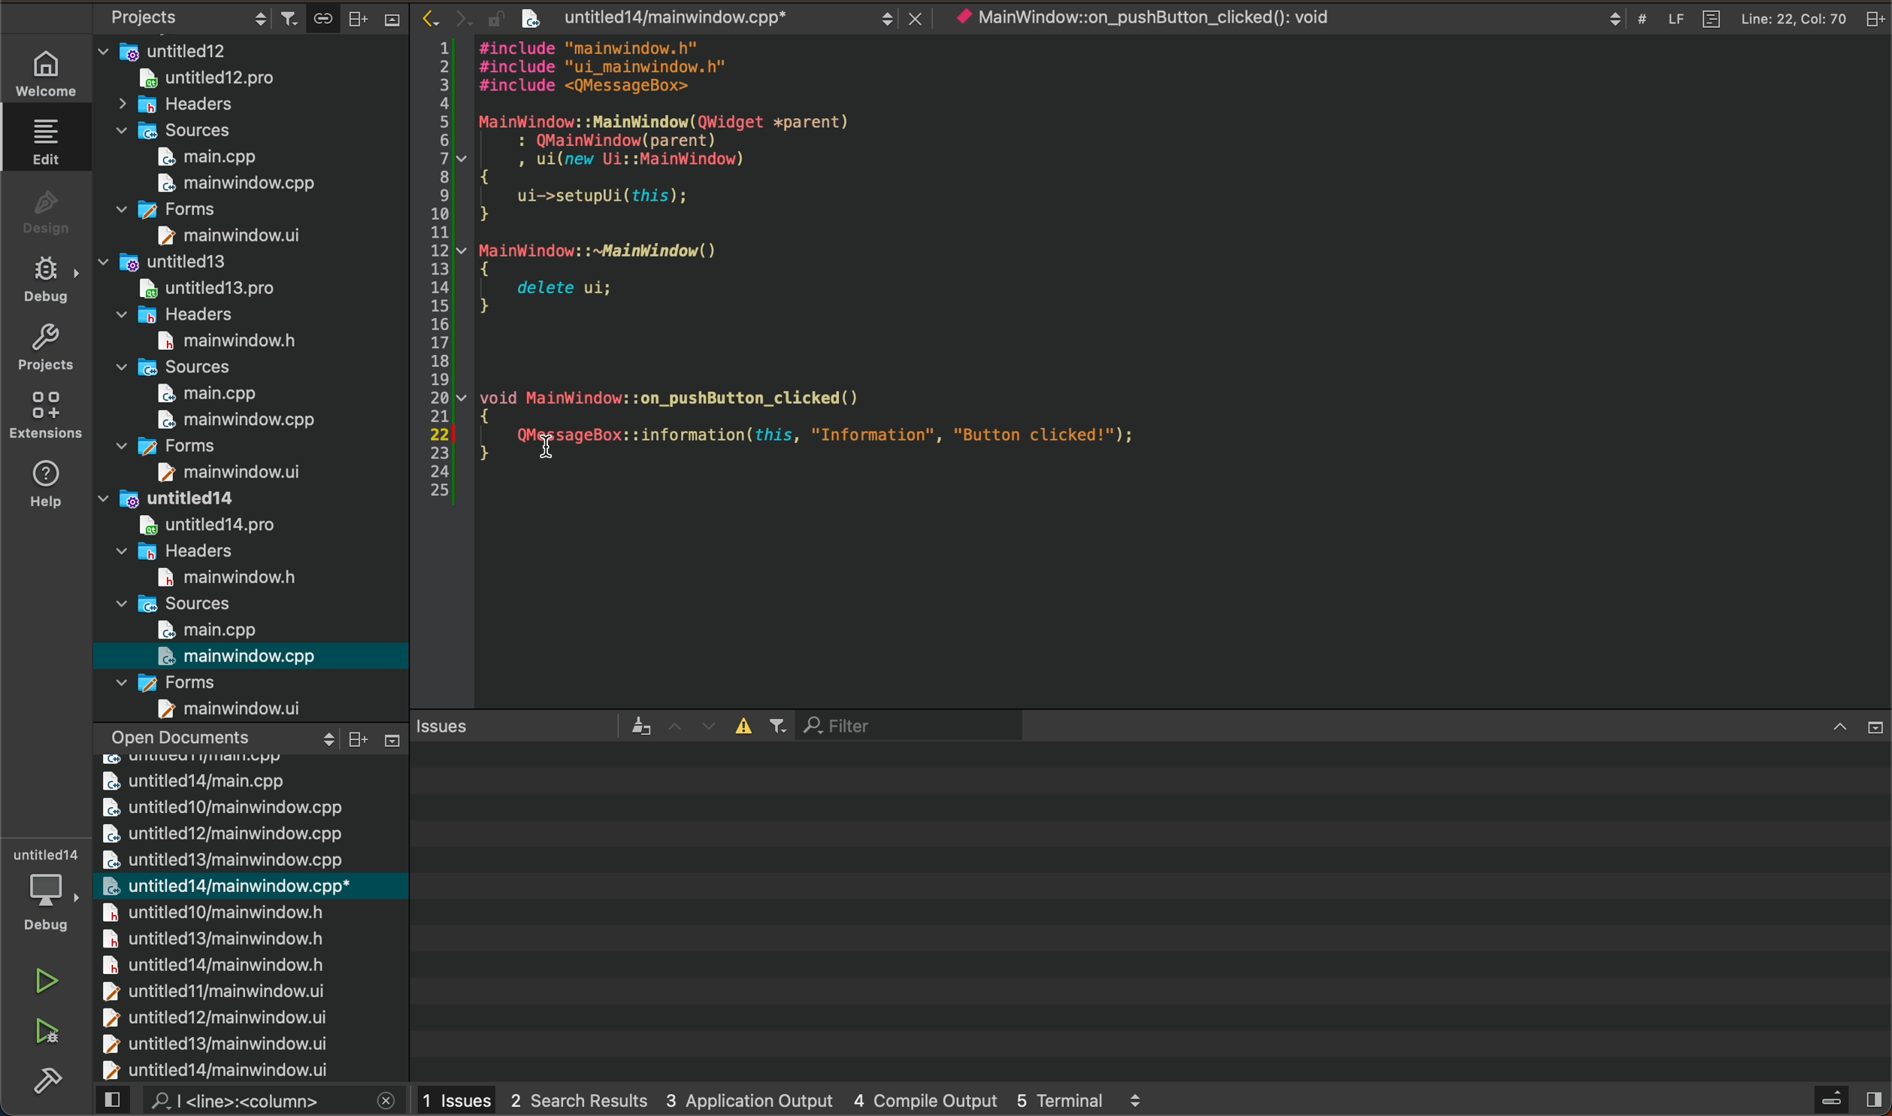  What do you see at coordinates (50, 141) in the screenshot?
I see `EDIT` at bounding box center [50, 141].